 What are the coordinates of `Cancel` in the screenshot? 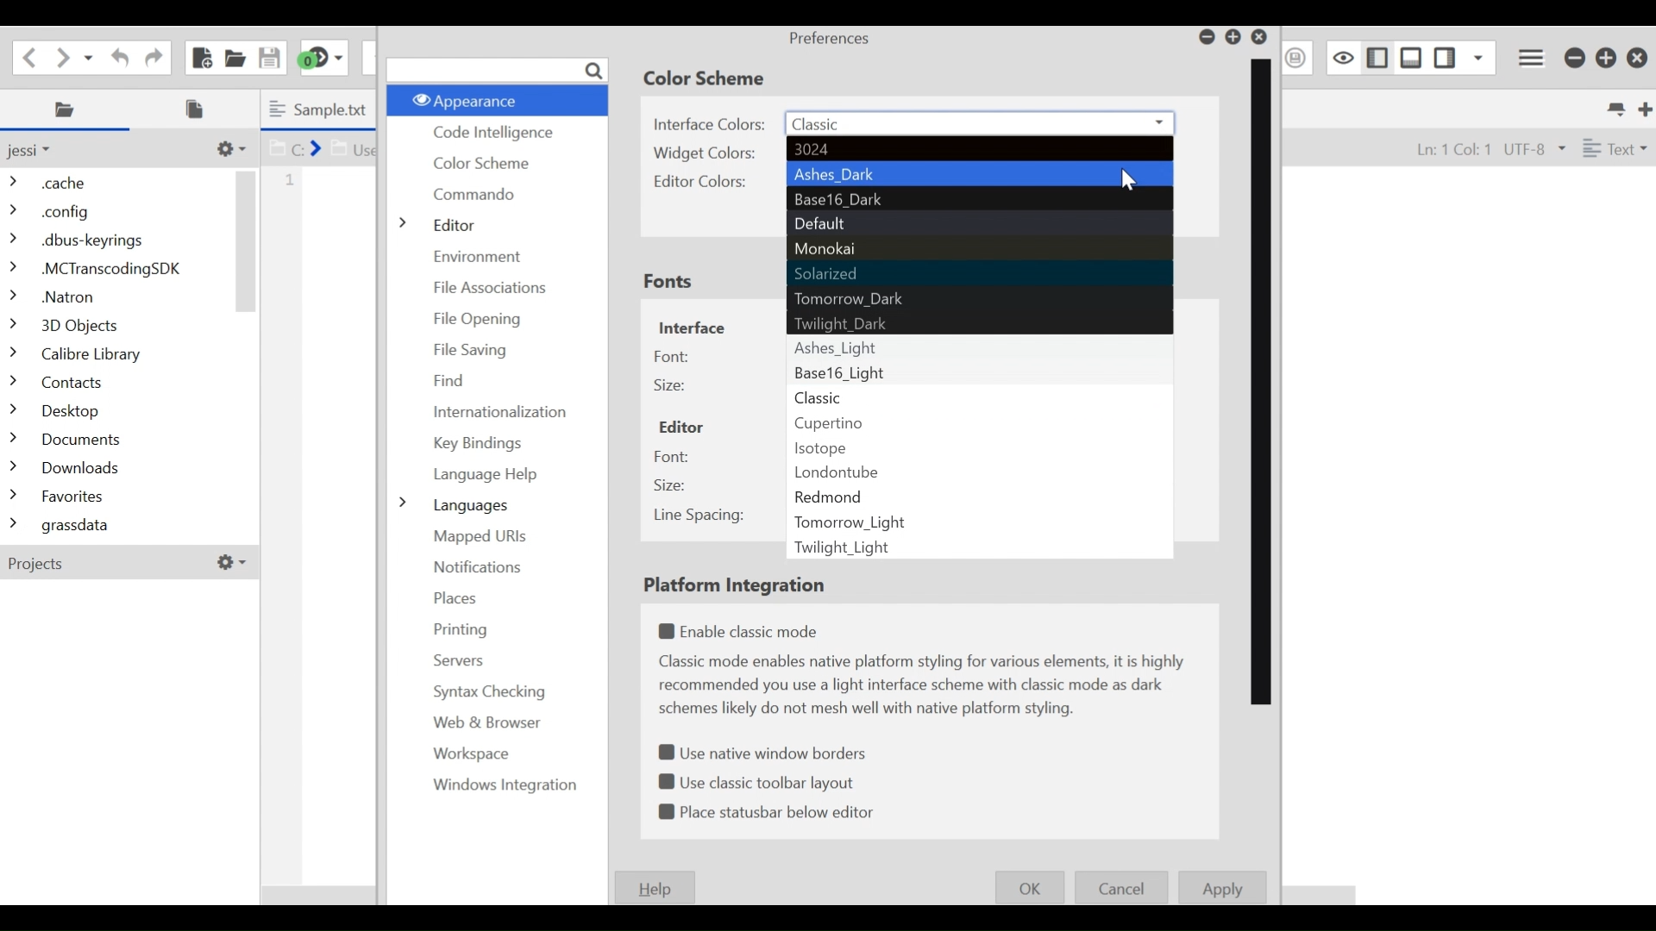 It's located at (1123, 887).